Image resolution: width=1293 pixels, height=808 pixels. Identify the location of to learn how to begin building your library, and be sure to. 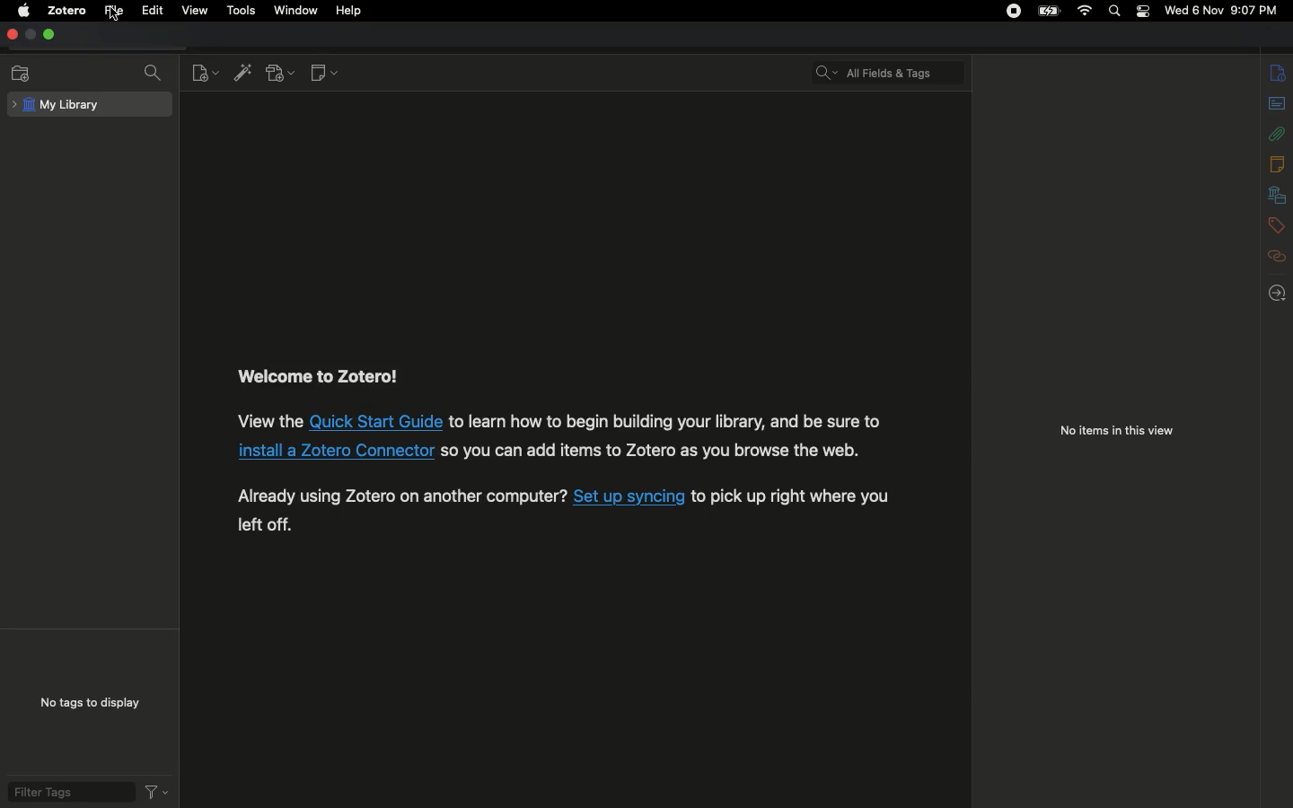
(665, 421).